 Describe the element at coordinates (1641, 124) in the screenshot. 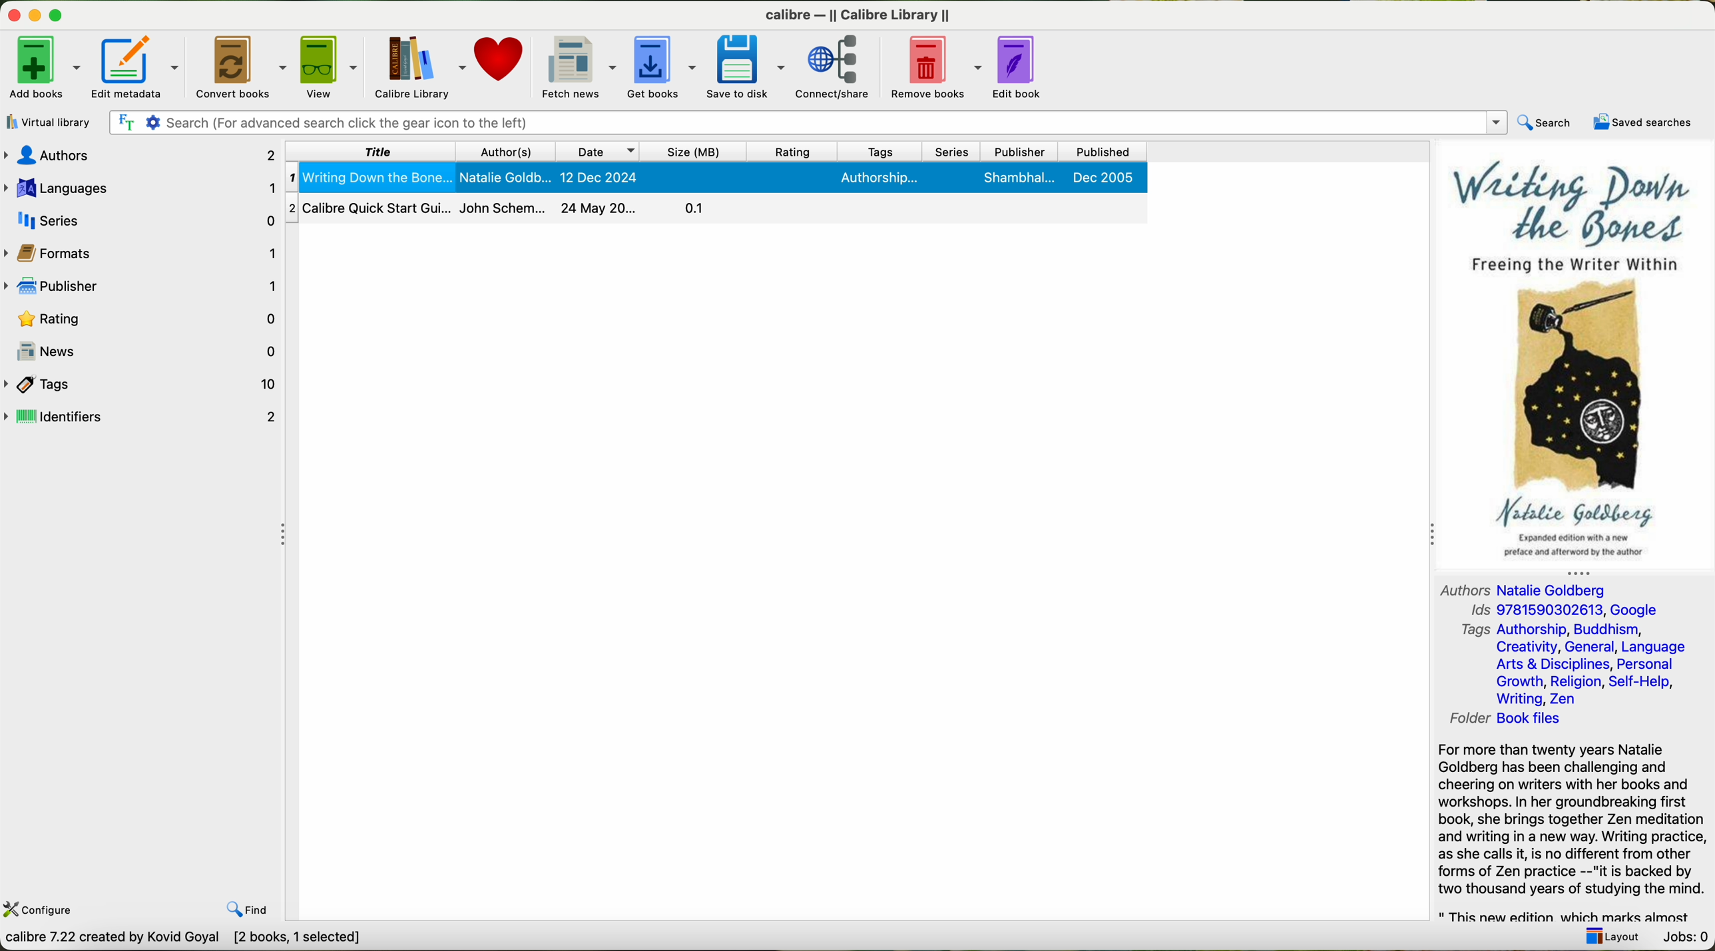

I see `saved searches` at that location.